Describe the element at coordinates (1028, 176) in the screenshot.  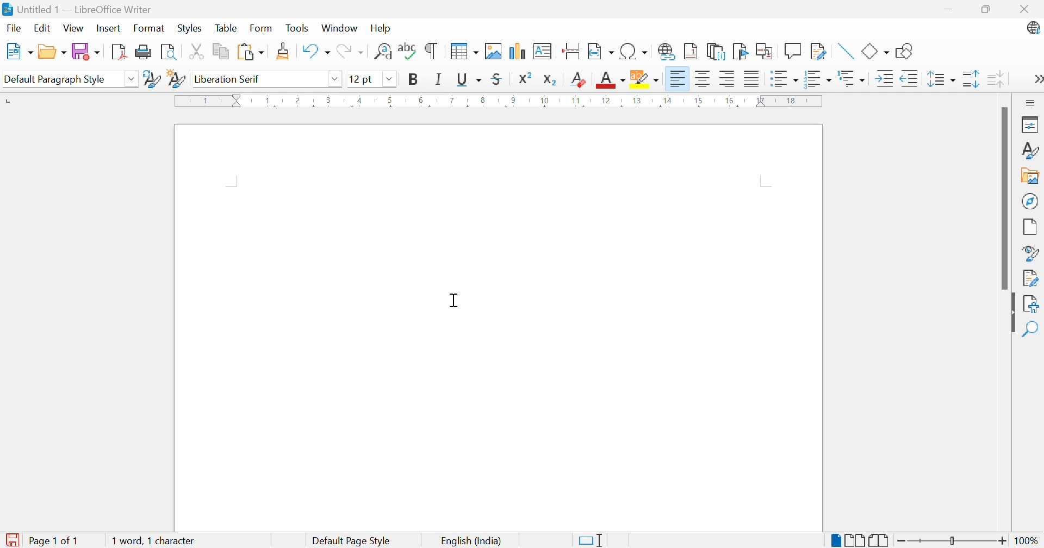
I see `Gallery` at that location.